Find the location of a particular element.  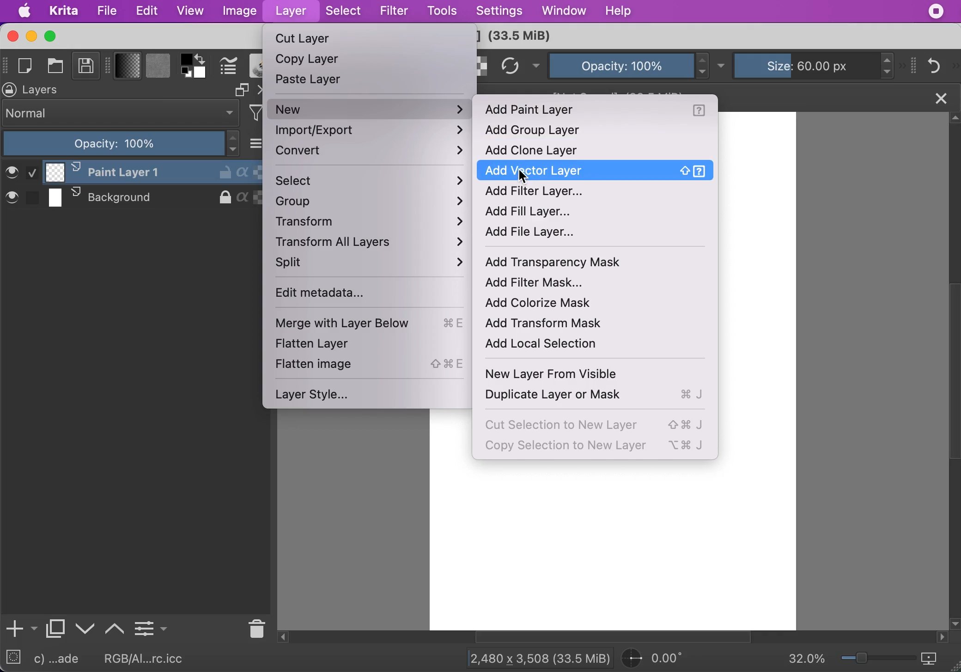

2,480*3,505 (33.5 MiB) is located at coordinates (531, 657).